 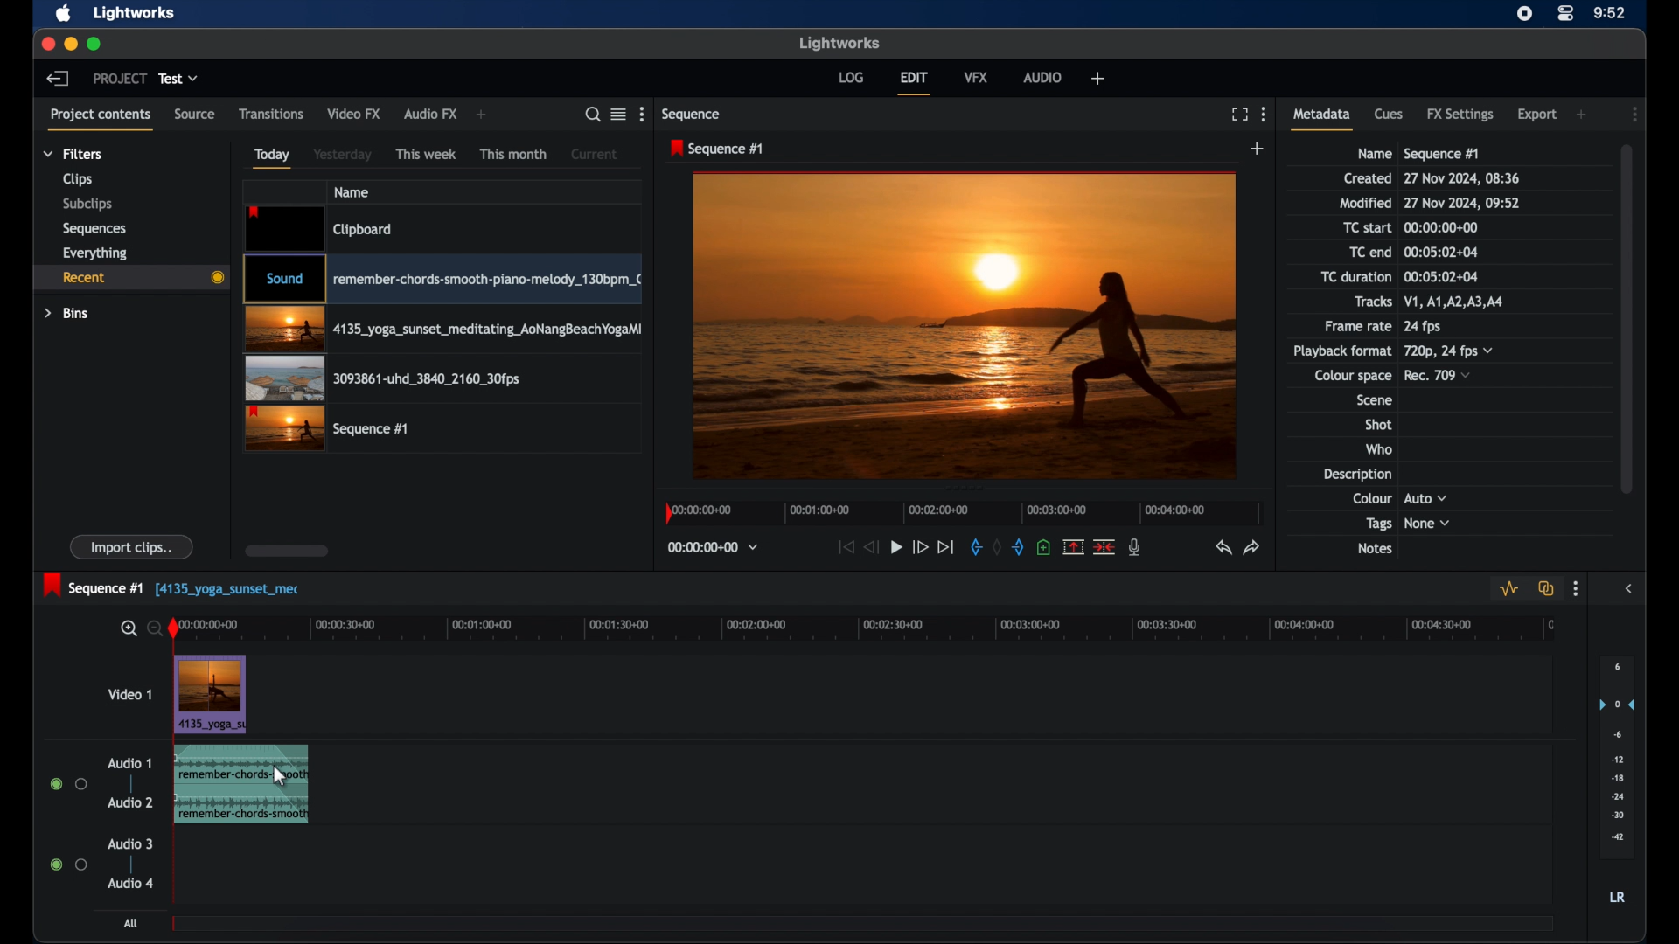 What do you see at coordinates (1460, 302) in the screenshot?
I see `tracks` at bounding box center [1460, 302].